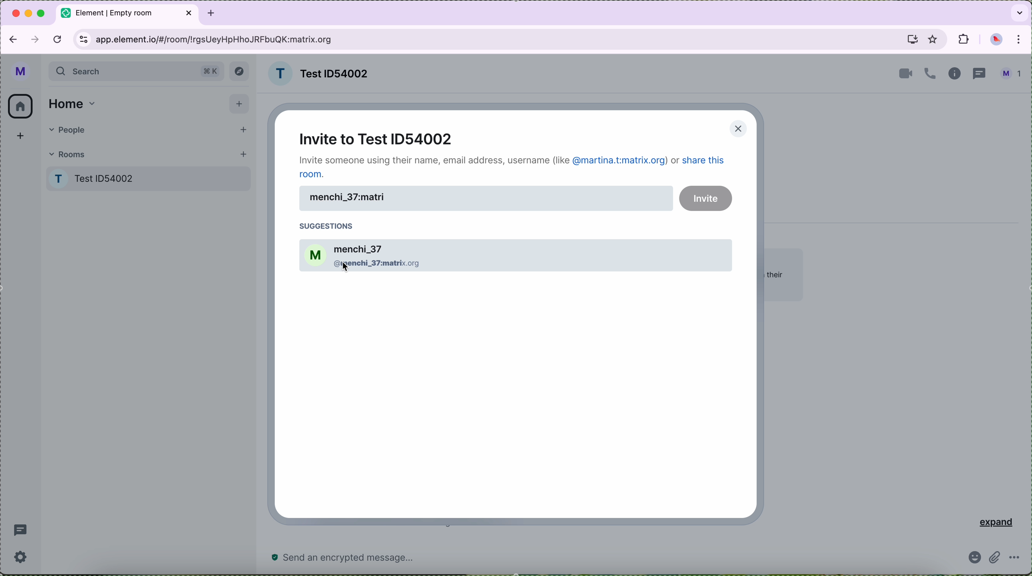  Describe the element at coordinates (345, 271) in the screenshot. I see `cursor` at that location.